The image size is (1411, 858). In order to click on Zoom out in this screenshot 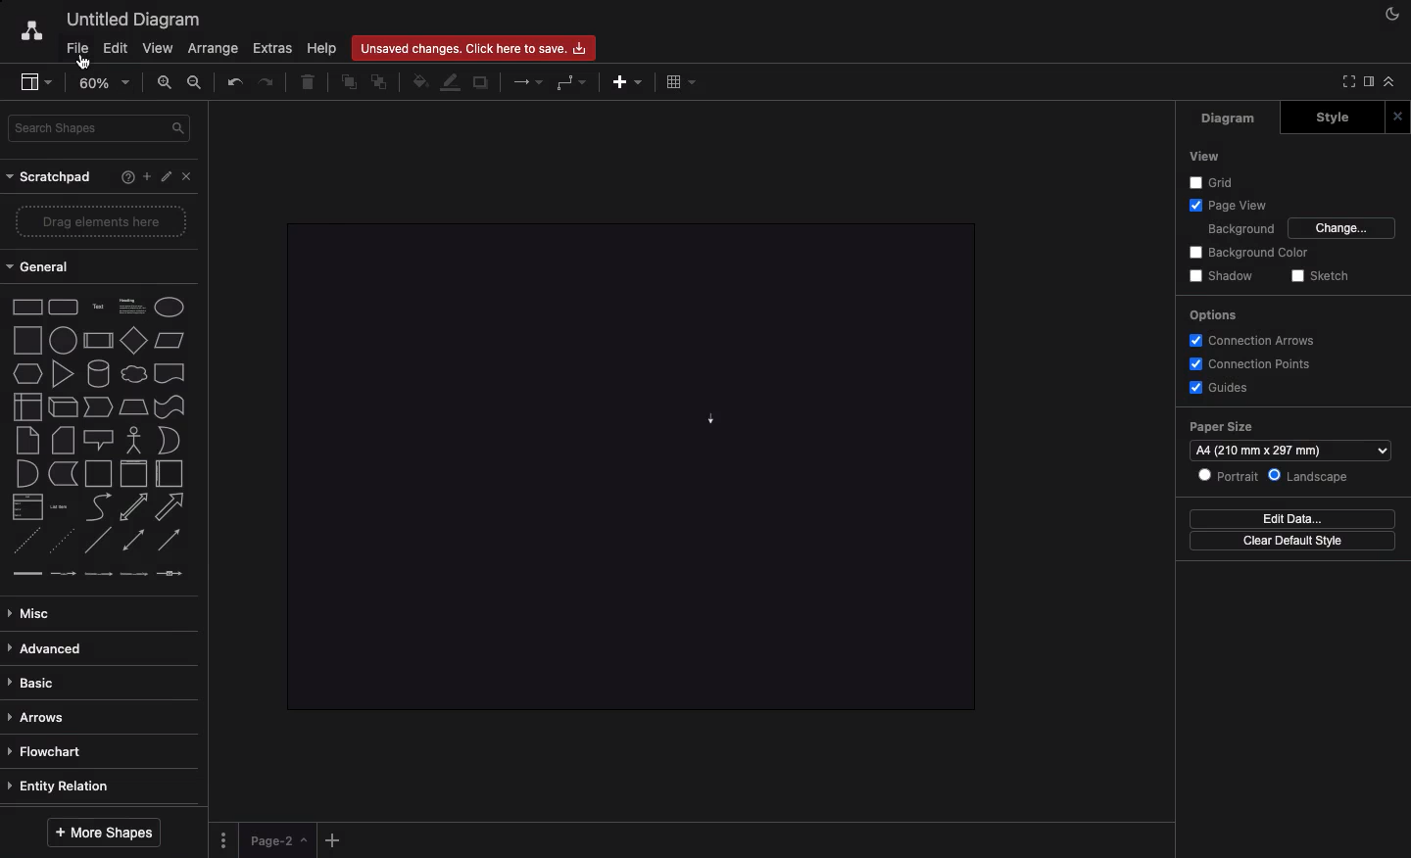, I will do `click(197, 81)`.